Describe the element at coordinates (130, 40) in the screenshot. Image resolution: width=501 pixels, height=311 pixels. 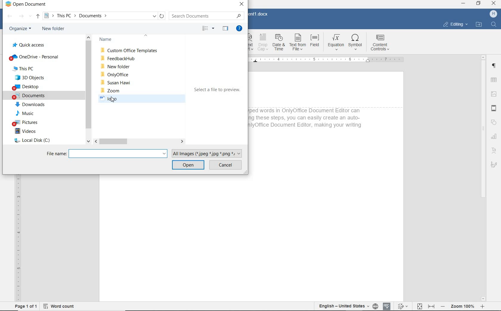
I see `FOLDER NAMES` at that location.